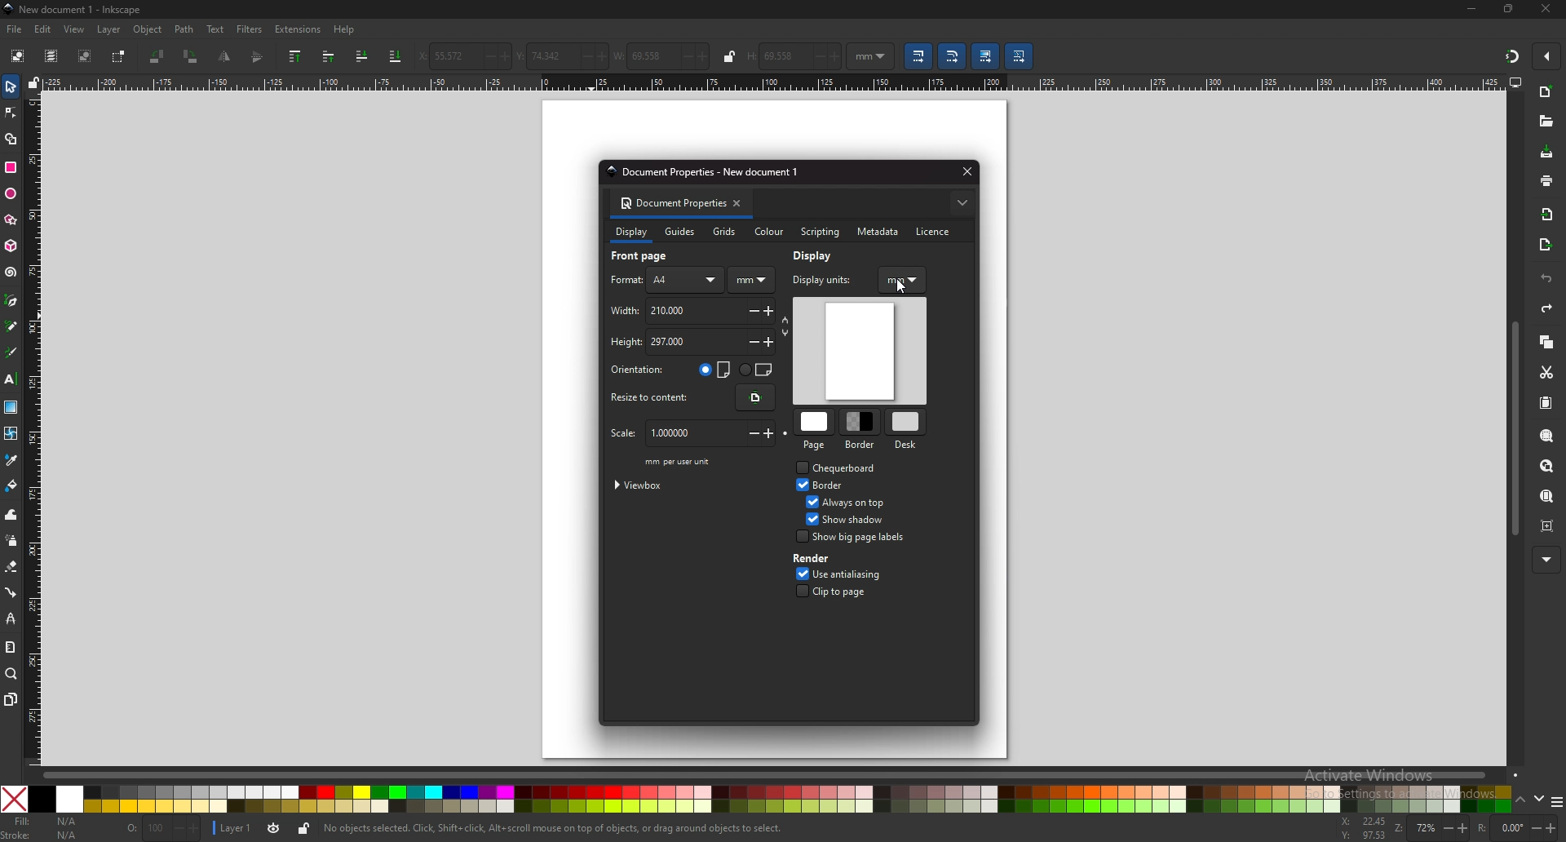 This screenshot has height=842, width=1566. I want to click on filters, so click(250, 29).